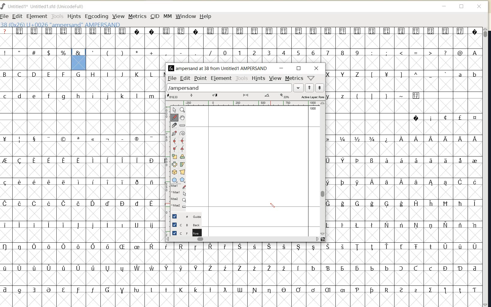  I want to click on measure distance, angle between points, so click(182, 125).